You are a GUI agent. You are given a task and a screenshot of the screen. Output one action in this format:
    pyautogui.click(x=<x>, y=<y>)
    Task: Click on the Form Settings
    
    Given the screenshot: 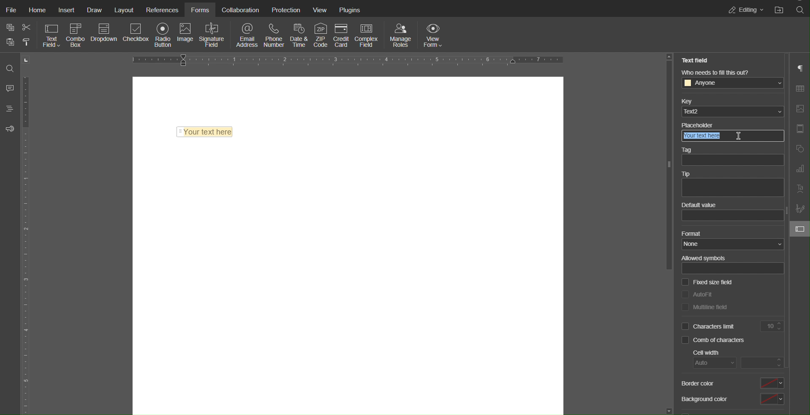 What is the action you would take?
    pyautogui.click(x=800, y=231)
    